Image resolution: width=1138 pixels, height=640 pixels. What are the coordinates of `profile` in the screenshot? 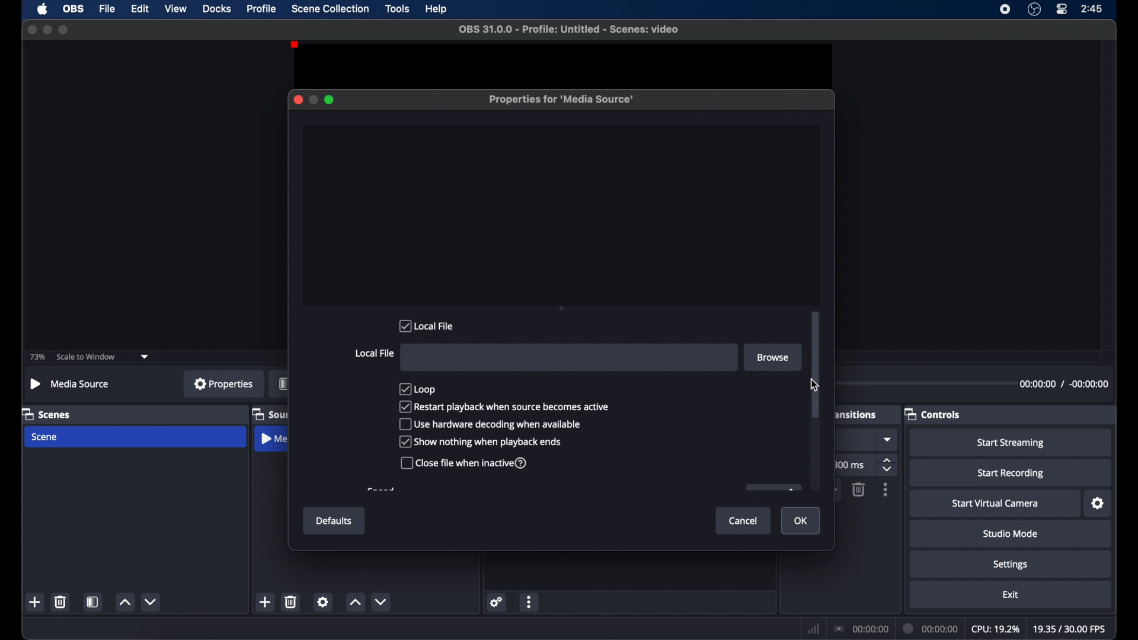 It's located at (263, 8).